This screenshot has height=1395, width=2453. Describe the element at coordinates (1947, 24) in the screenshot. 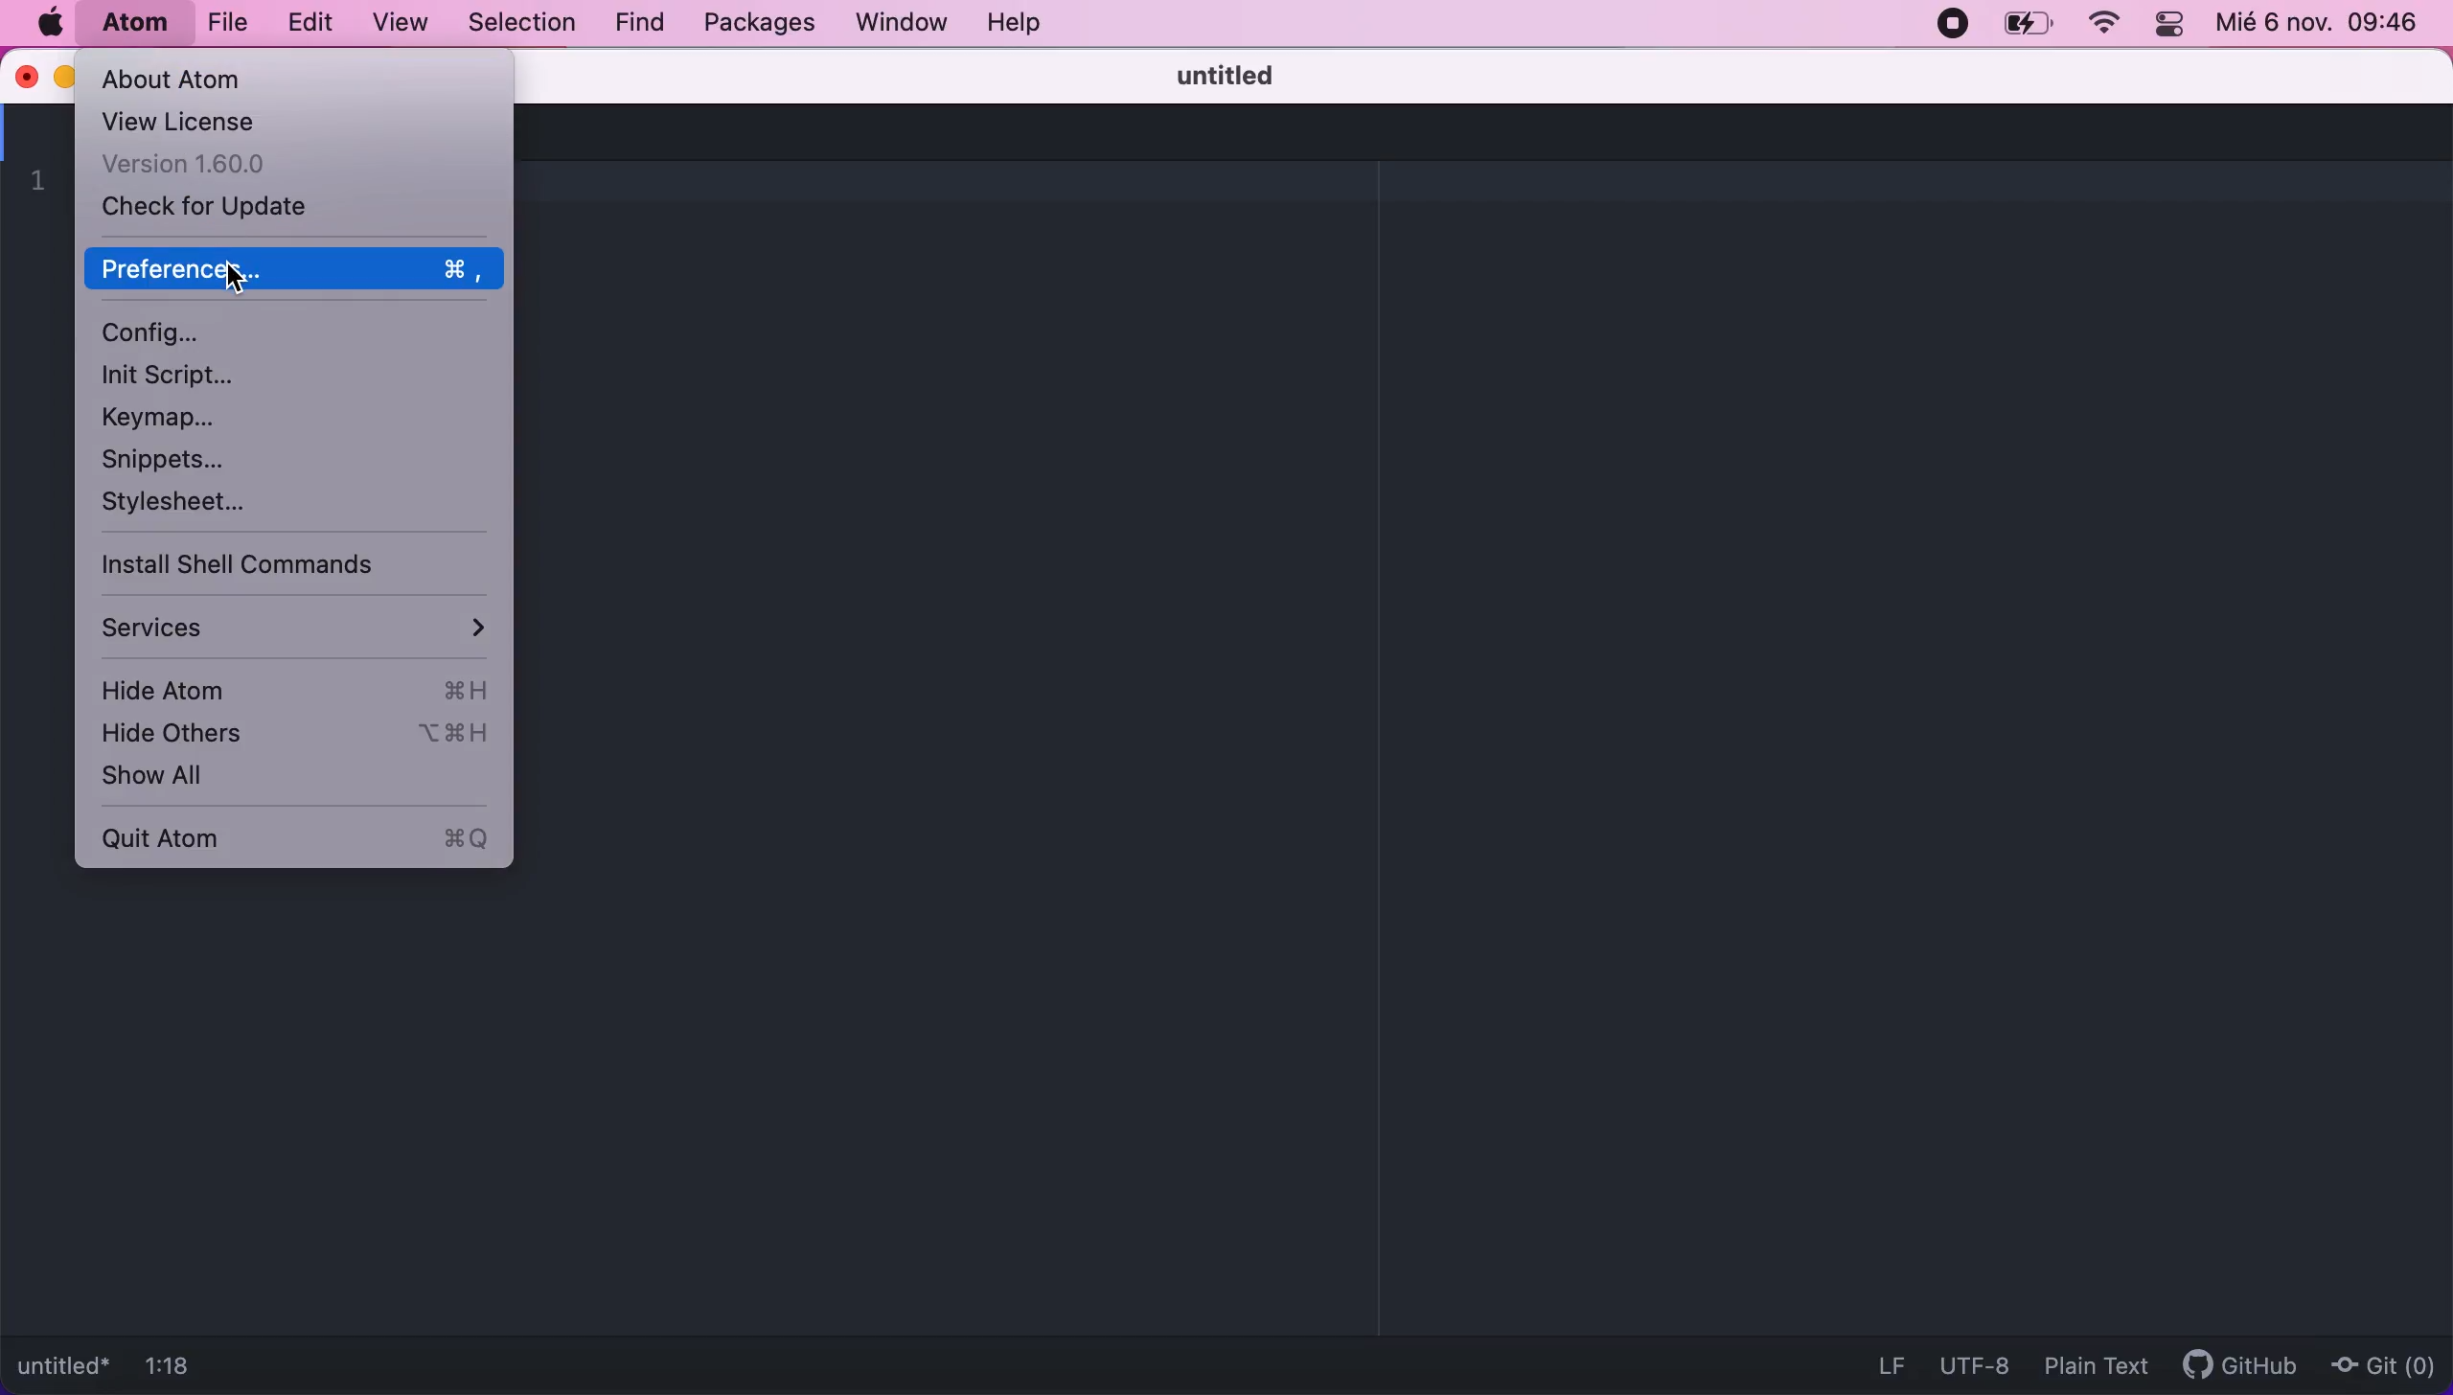

I see `recording stopped` at that location.